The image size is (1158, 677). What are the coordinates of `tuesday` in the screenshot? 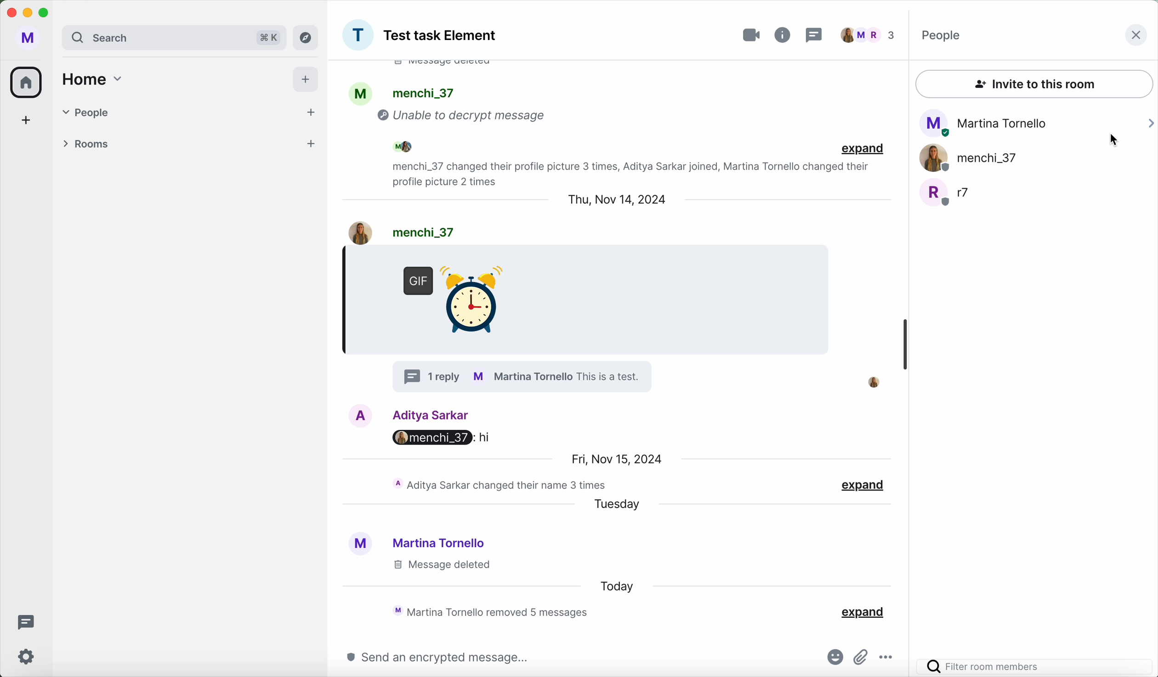 It's located at (617, 507).